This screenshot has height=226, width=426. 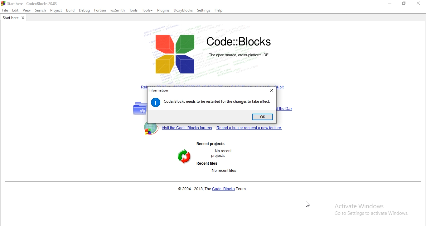 I want to click on Fortran, so click(x=100, y=10).